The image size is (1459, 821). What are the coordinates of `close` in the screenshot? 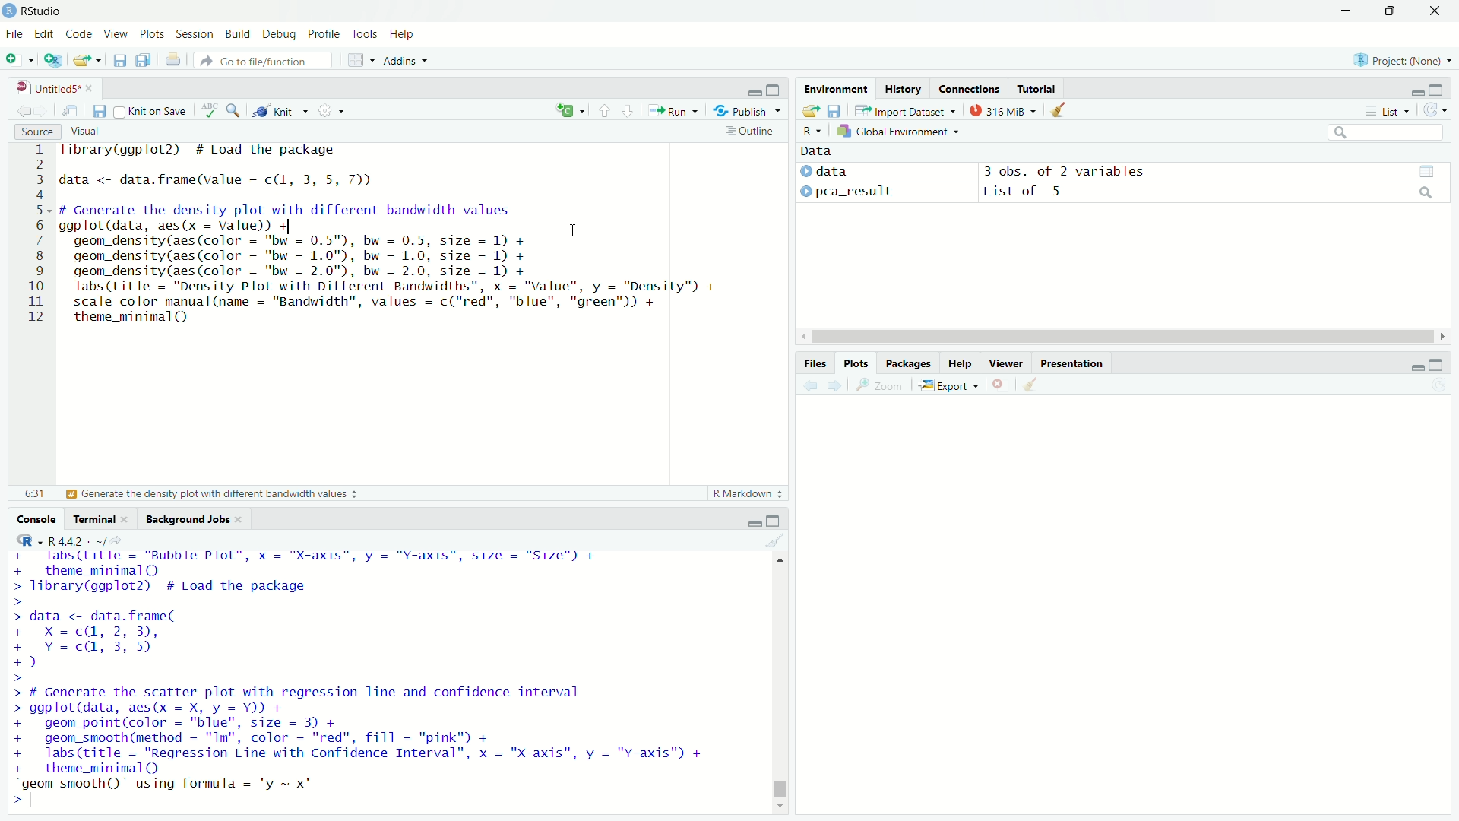 It's located at (1435, 11).